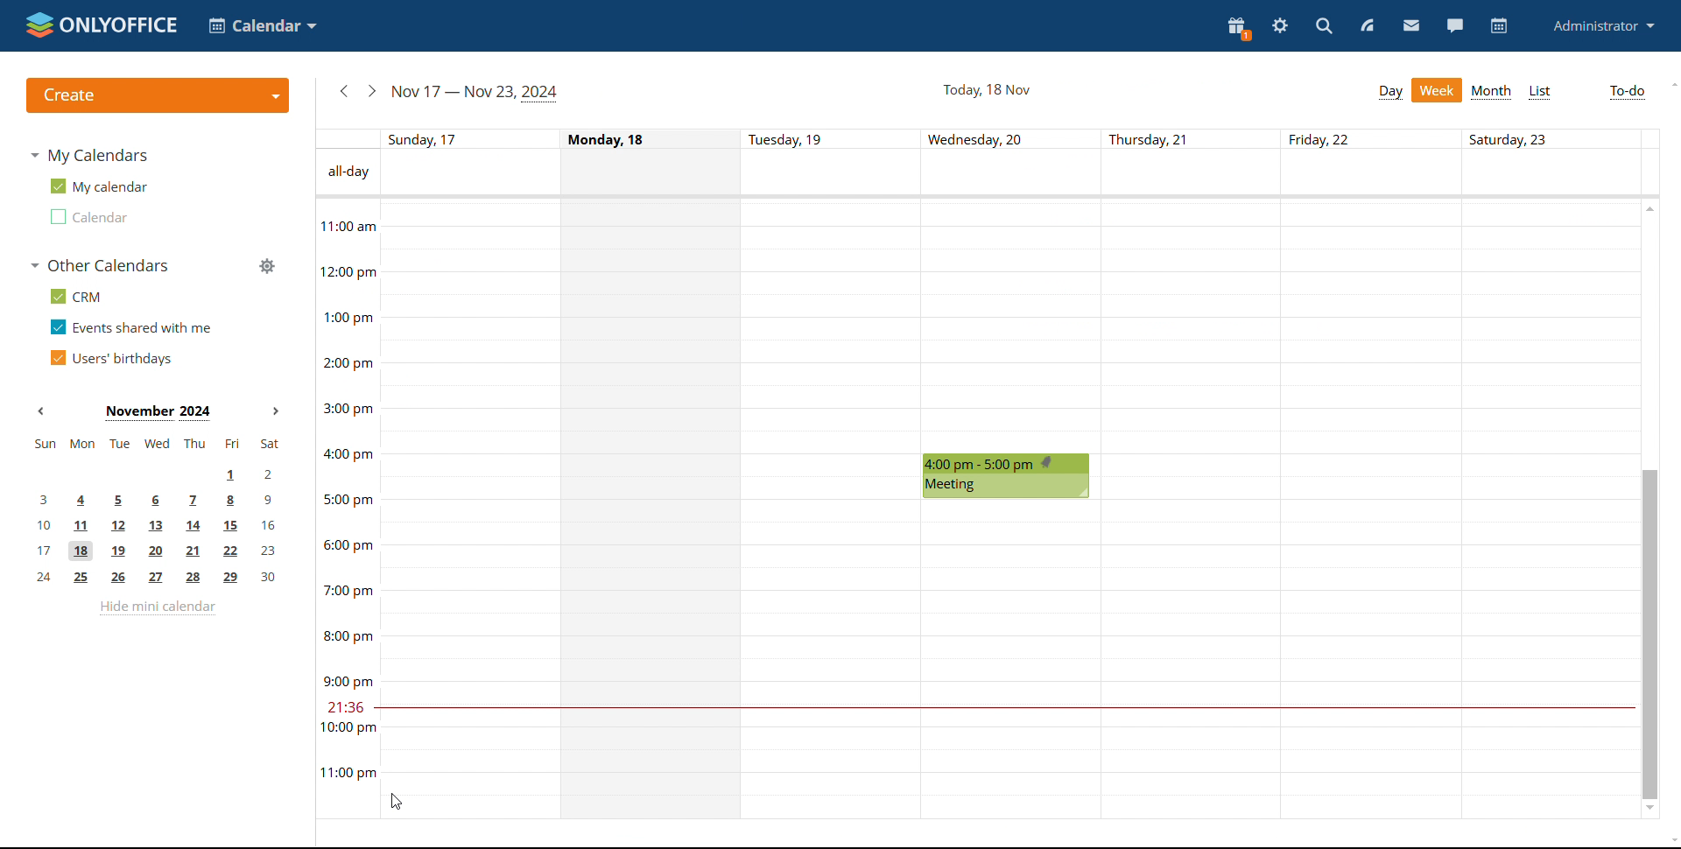 The width and height of the screenshot is (1681, 849). I want to click on mini calendar, so click(157, 511).